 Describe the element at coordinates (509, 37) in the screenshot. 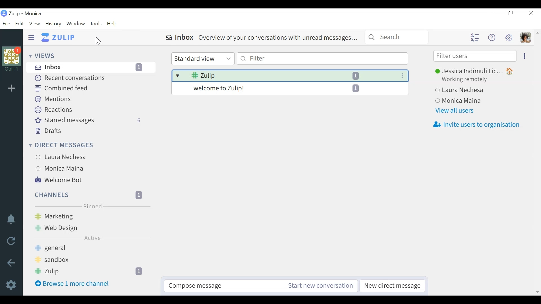

I see `Settings` at that location.